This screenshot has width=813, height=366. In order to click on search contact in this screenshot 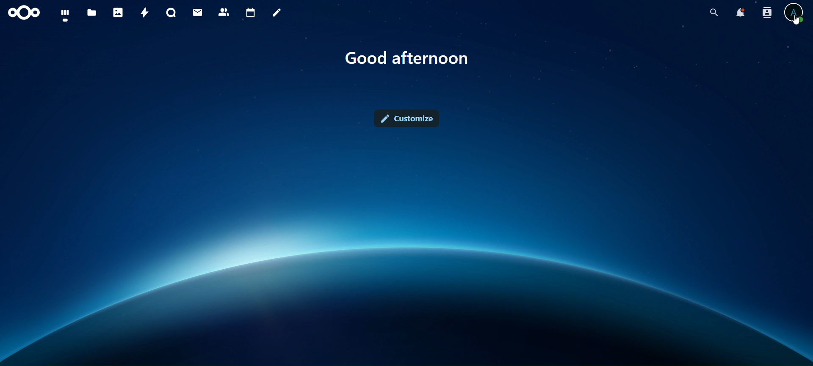, I will do `click(766, 12)`.